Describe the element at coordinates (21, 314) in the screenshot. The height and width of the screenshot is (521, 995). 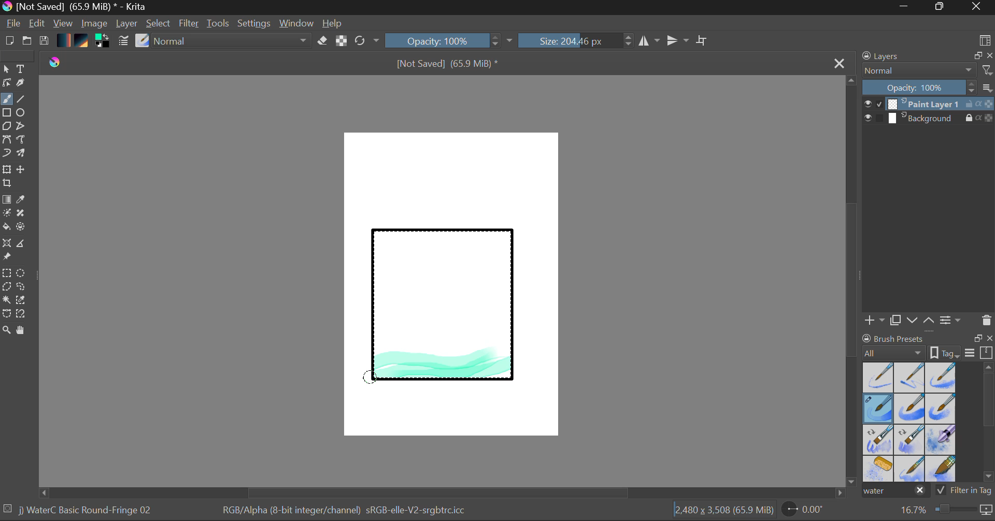
I see `Magnetic Selection Tool` at that location.